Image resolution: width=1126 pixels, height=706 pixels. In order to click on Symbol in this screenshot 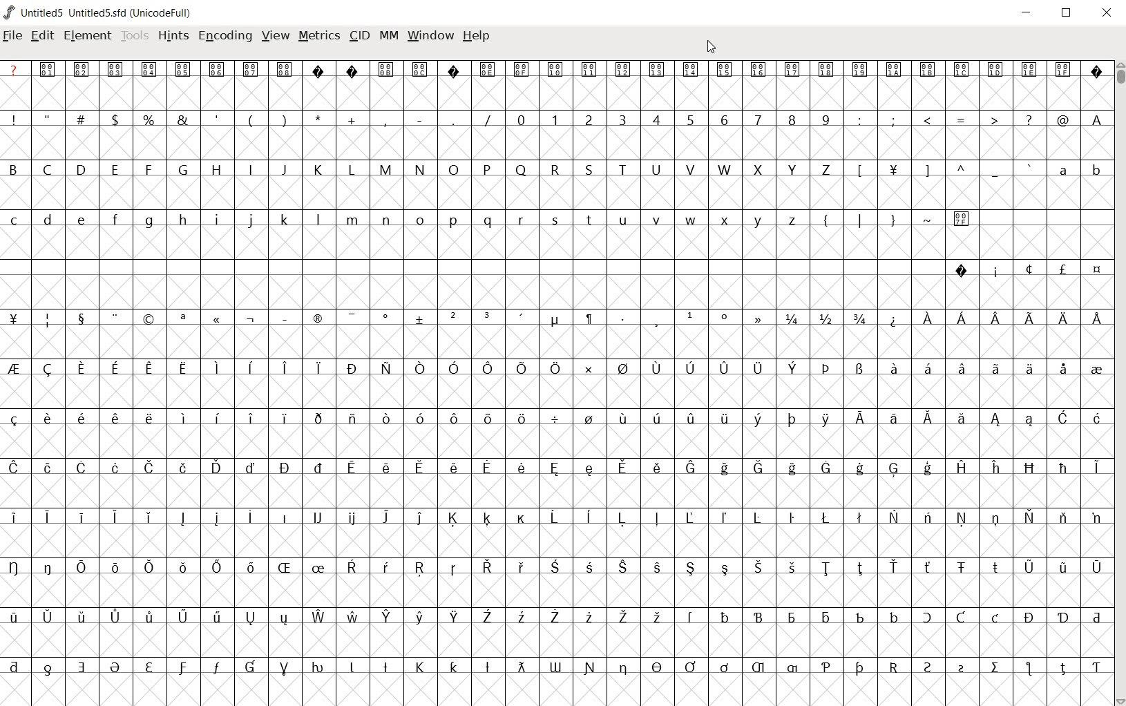, I will do `click(792, 618)`.